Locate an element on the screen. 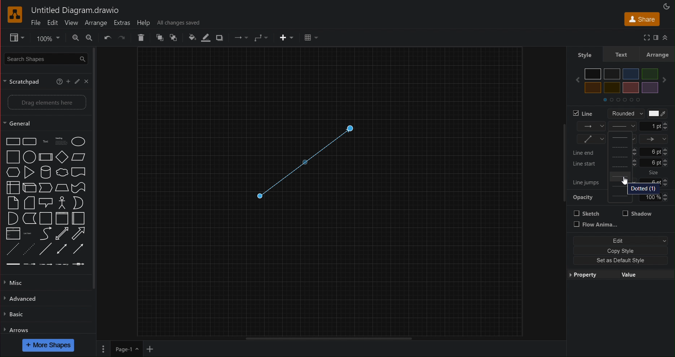 The height and width of the screenshot is (357, 675). Text is located at coordinates (620, 55).